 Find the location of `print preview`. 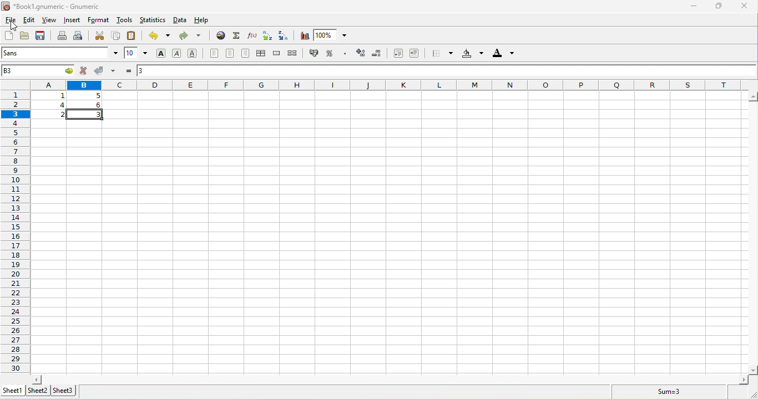

print preview is located at coordinates (79, 36).